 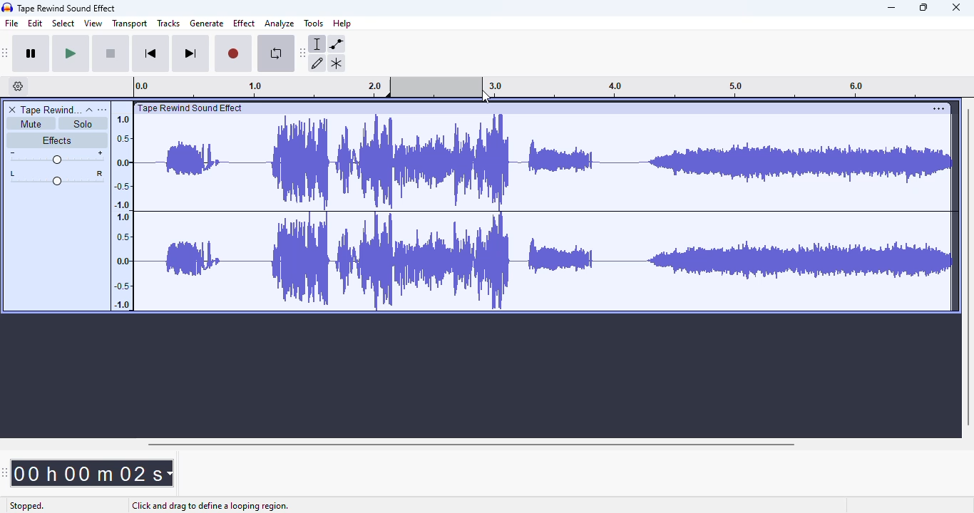 What do you see at coordinates (12, 109) in the screenshot?
I see `delete track` at bounding box center [12, 109].